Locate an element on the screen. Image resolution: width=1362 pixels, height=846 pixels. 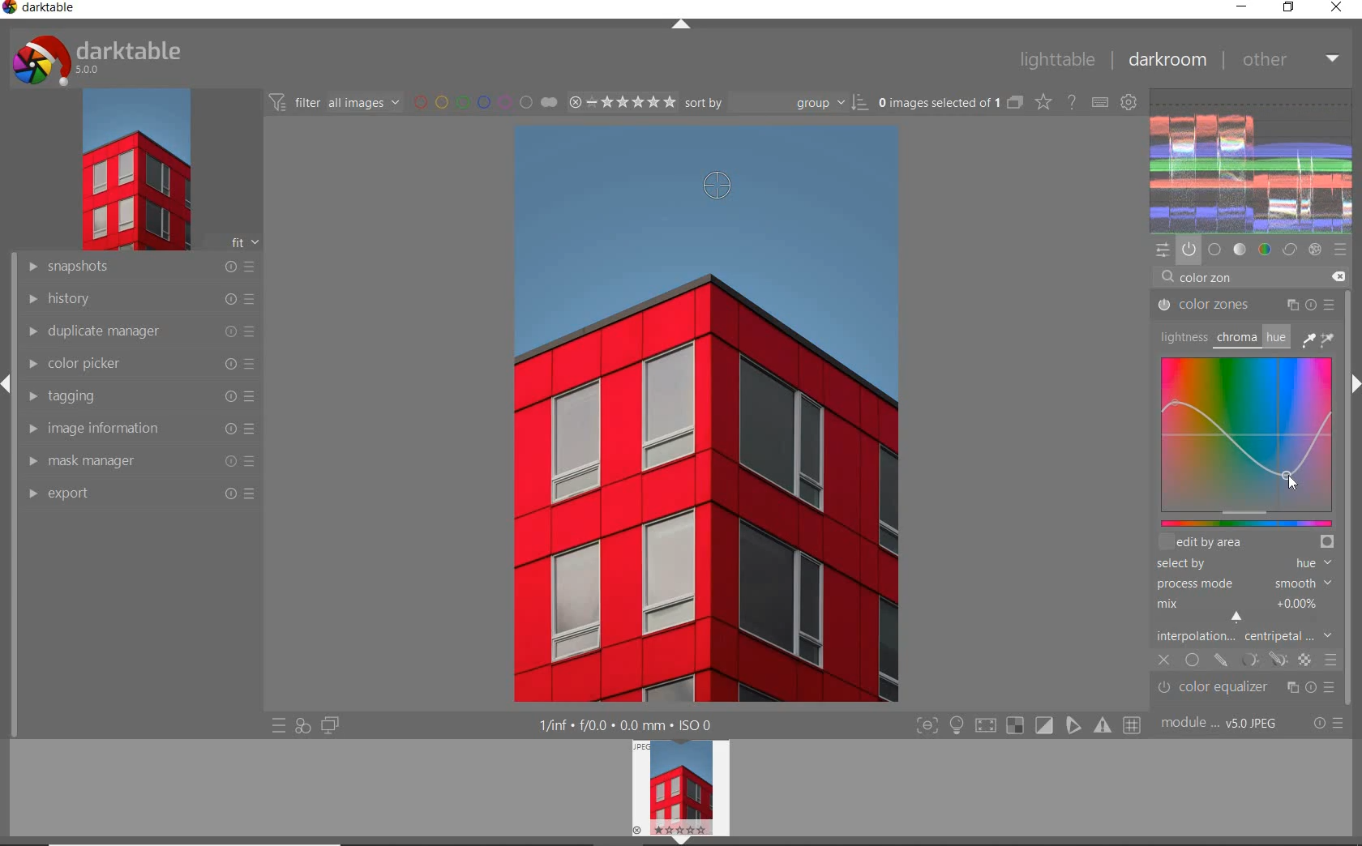
tone is located at coordinates (1240, 249).